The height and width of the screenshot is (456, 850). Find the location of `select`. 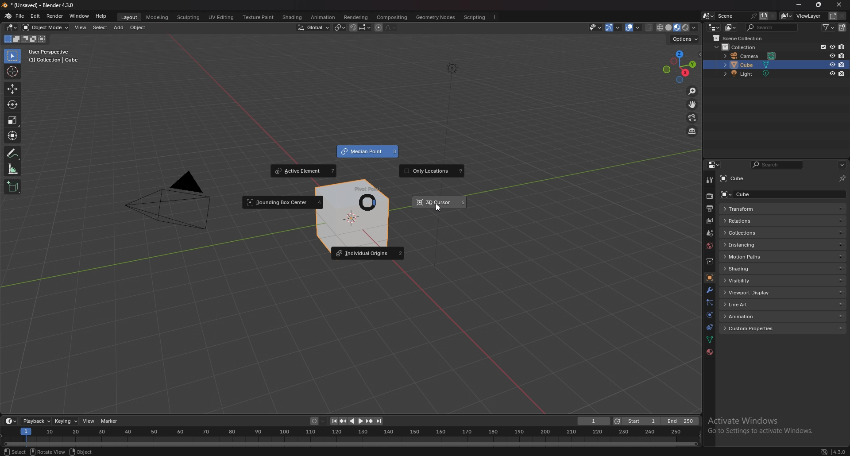

select is located at coordinates (100, 27).